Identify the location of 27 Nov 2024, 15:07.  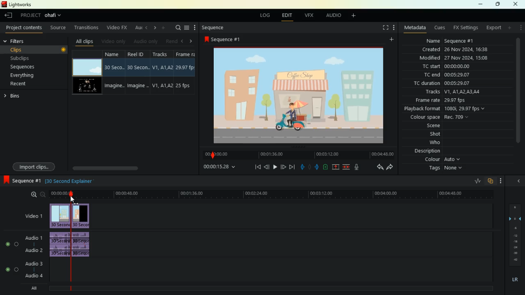
(469, 58).